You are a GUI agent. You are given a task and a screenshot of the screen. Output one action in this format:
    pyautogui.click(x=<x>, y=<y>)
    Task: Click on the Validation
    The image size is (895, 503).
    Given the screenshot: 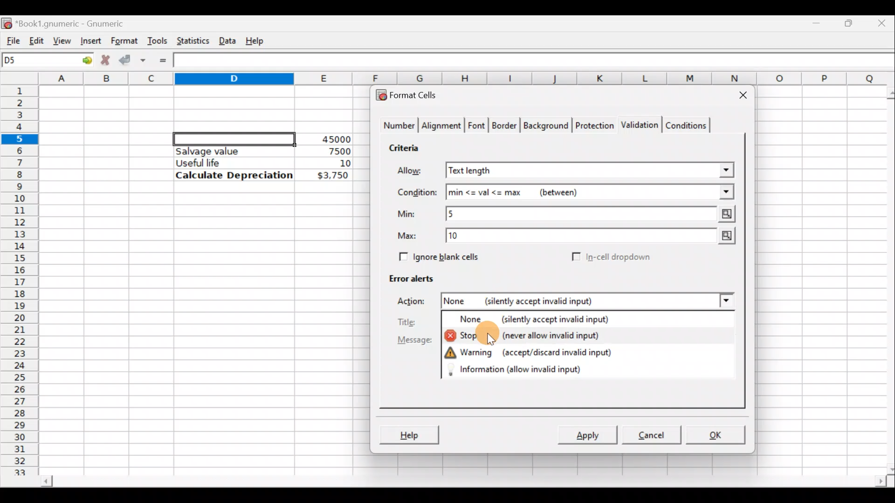 What is the action you would take?
    pyautogui.click(x=638, y=126)
    